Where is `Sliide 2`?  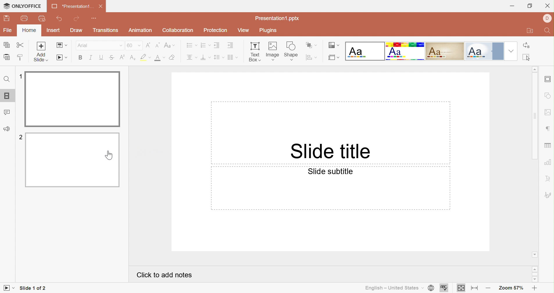 Sliide 2 is located at coordinates (74, 160).